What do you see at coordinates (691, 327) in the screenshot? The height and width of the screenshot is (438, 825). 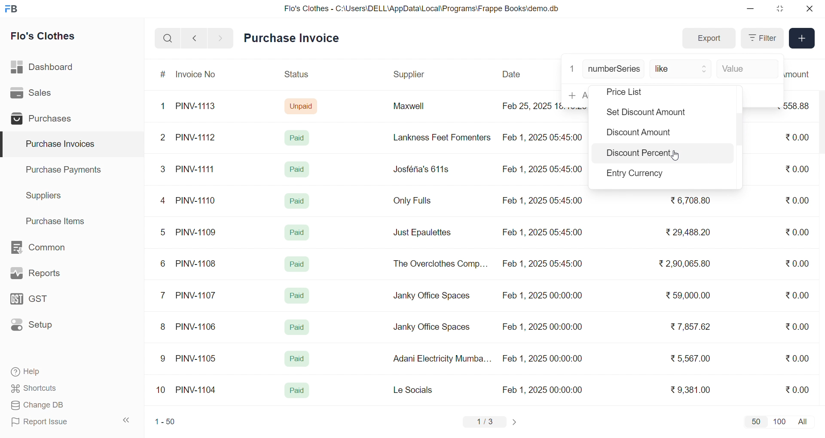 I see `₹ 7,857.62` at bounding box center [691, 327].